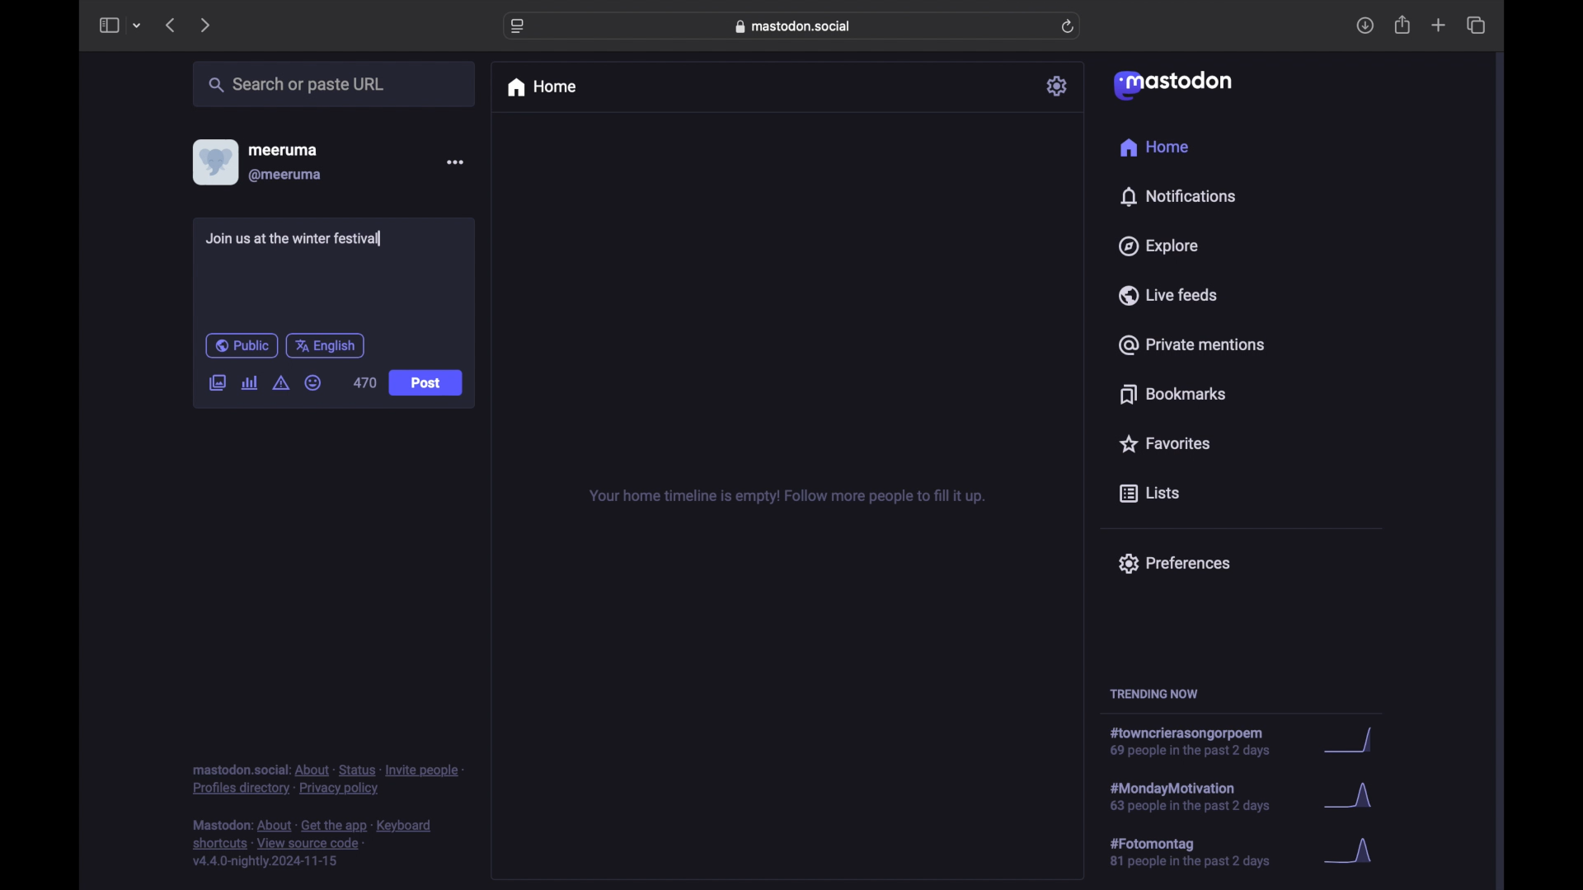  What do you see at coordinates (1403, 26) in the screenshot?
I see `share` at bounding box center [1403, 26].